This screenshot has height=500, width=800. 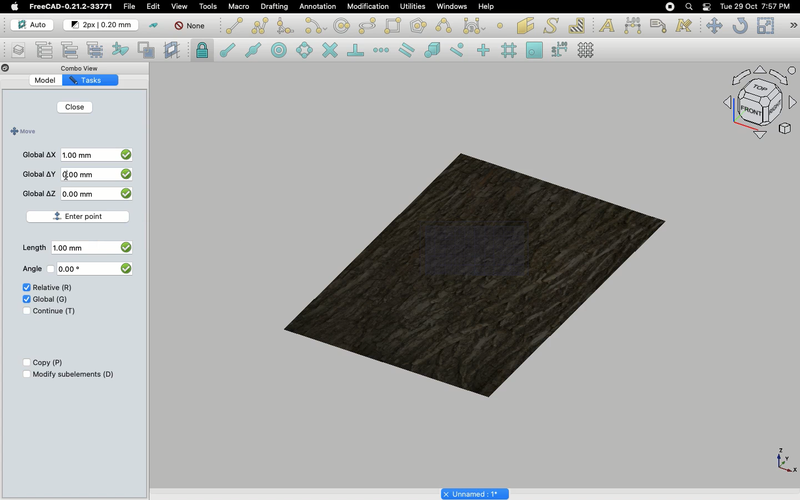 I want to click on 0.00 mm, so click(x=83, y=174).